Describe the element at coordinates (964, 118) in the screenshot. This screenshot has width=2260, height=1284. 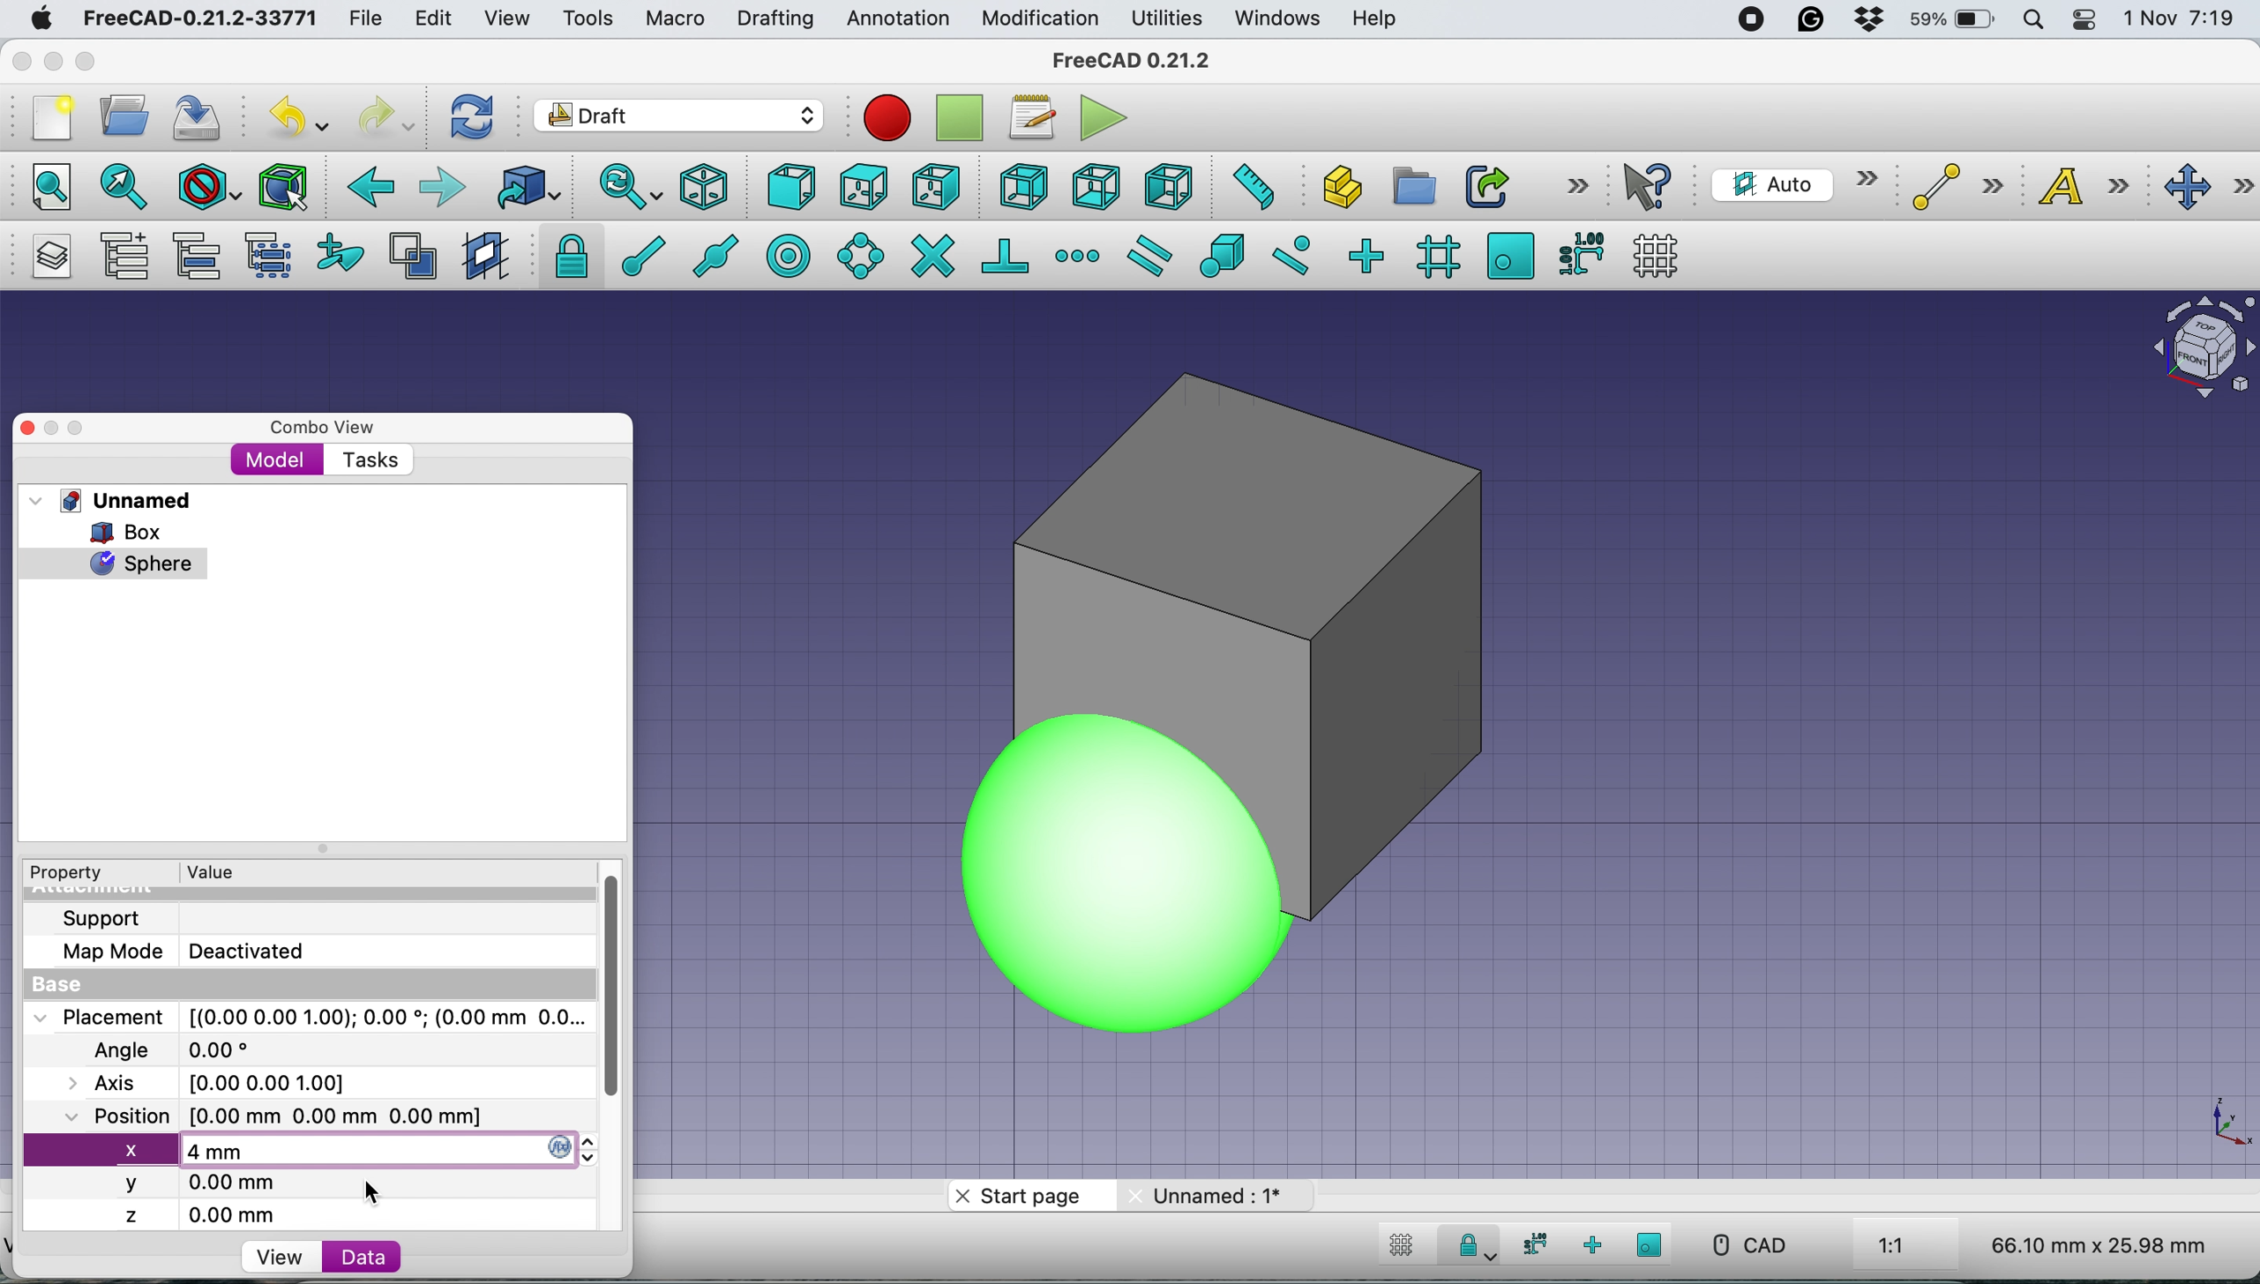
I see `stop recording macros` at that location.